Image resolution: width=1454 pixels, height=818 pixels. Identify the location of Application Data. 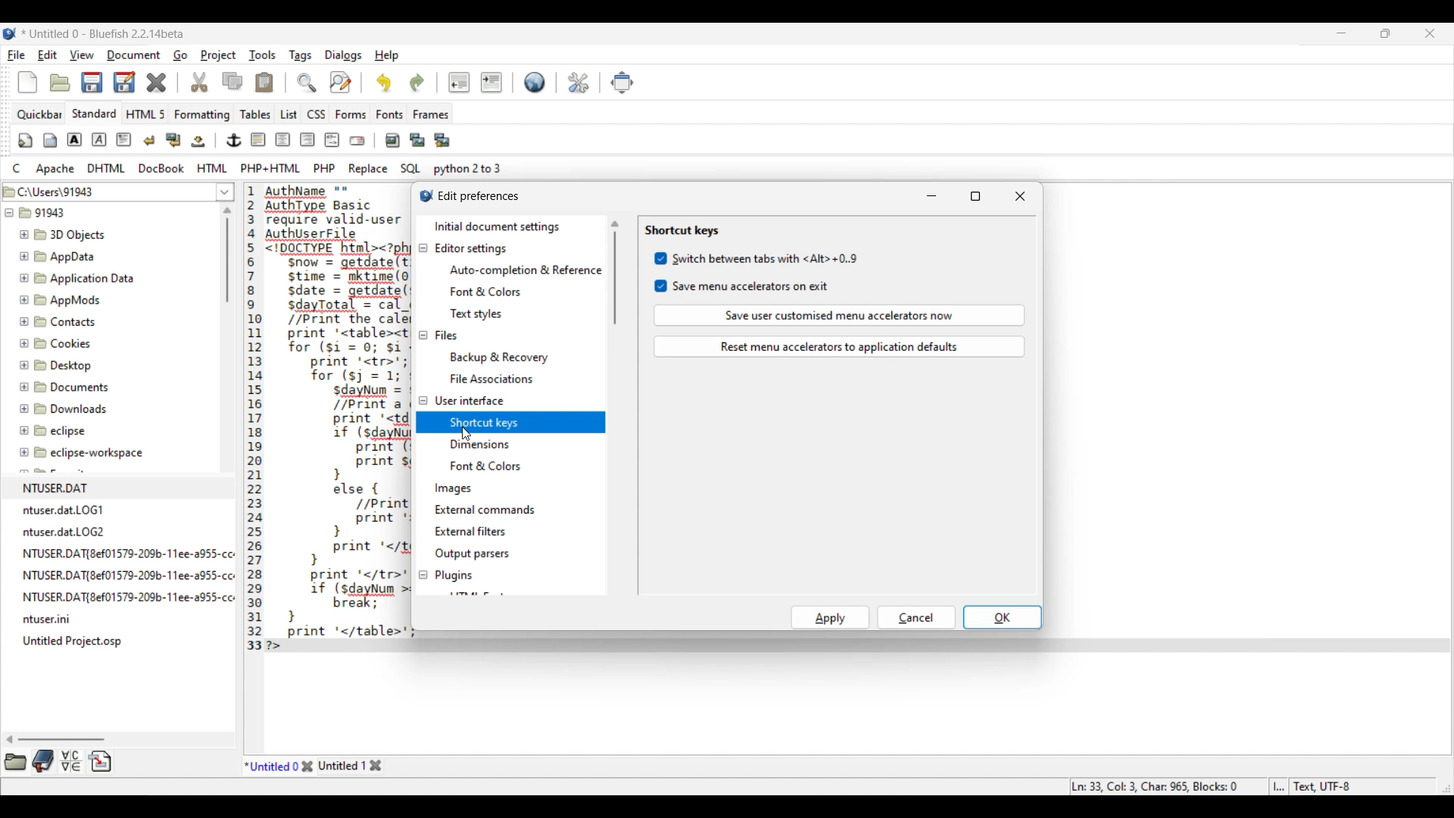
(77, 278).